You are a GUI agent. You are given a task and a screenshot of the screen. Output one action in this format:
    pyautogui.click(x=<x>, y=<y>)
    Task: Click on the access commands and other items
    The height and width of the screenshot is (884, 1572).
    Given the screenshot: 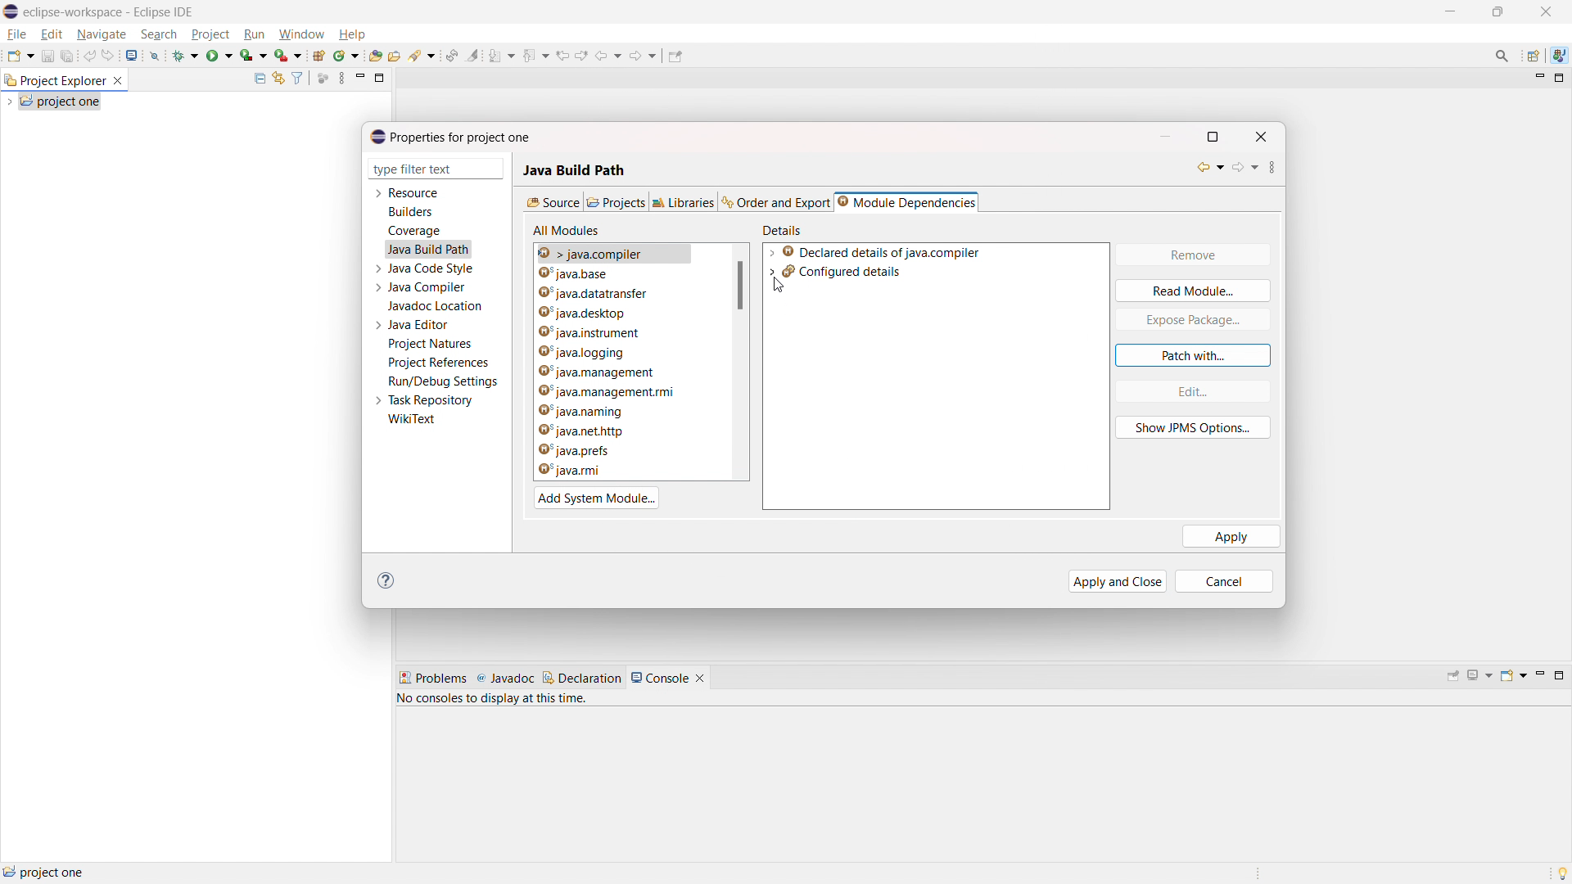 What is the action you would take?
    pyautogui.click(x=1503, y=55)
    